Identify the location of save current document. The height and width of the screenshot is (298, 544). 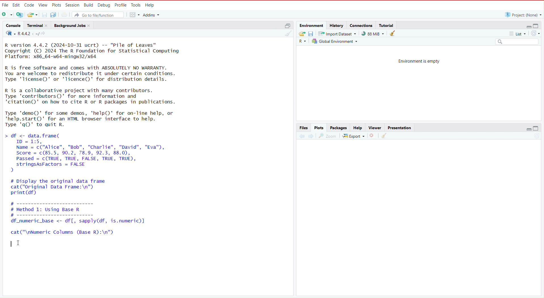
(45, 15).